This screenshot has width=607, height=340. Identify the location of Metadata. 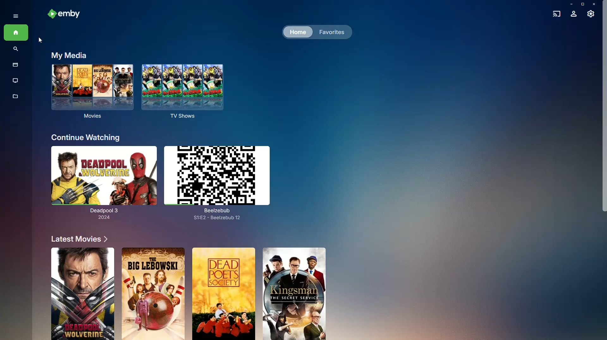
(16, 100).